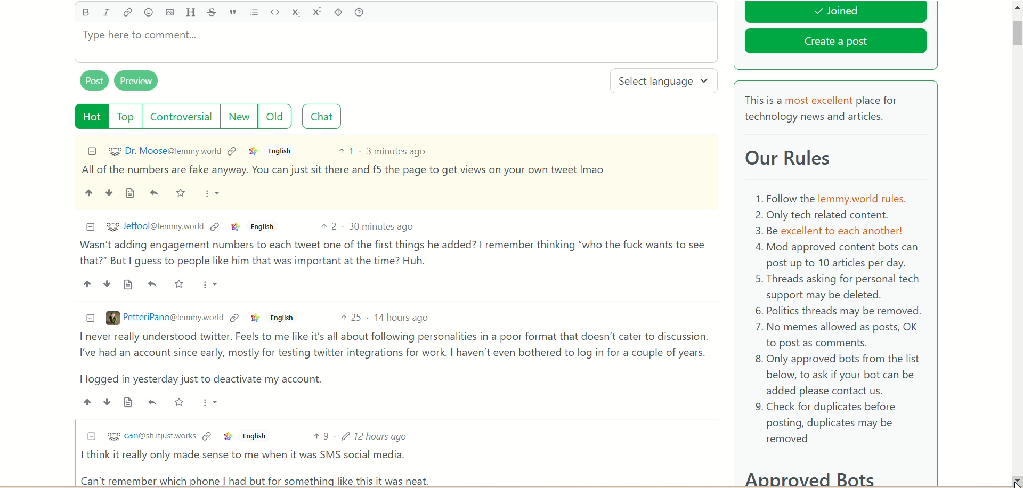 This screenshot has height=488, width=1023. I want to click on Collapse, so click(92, 151).